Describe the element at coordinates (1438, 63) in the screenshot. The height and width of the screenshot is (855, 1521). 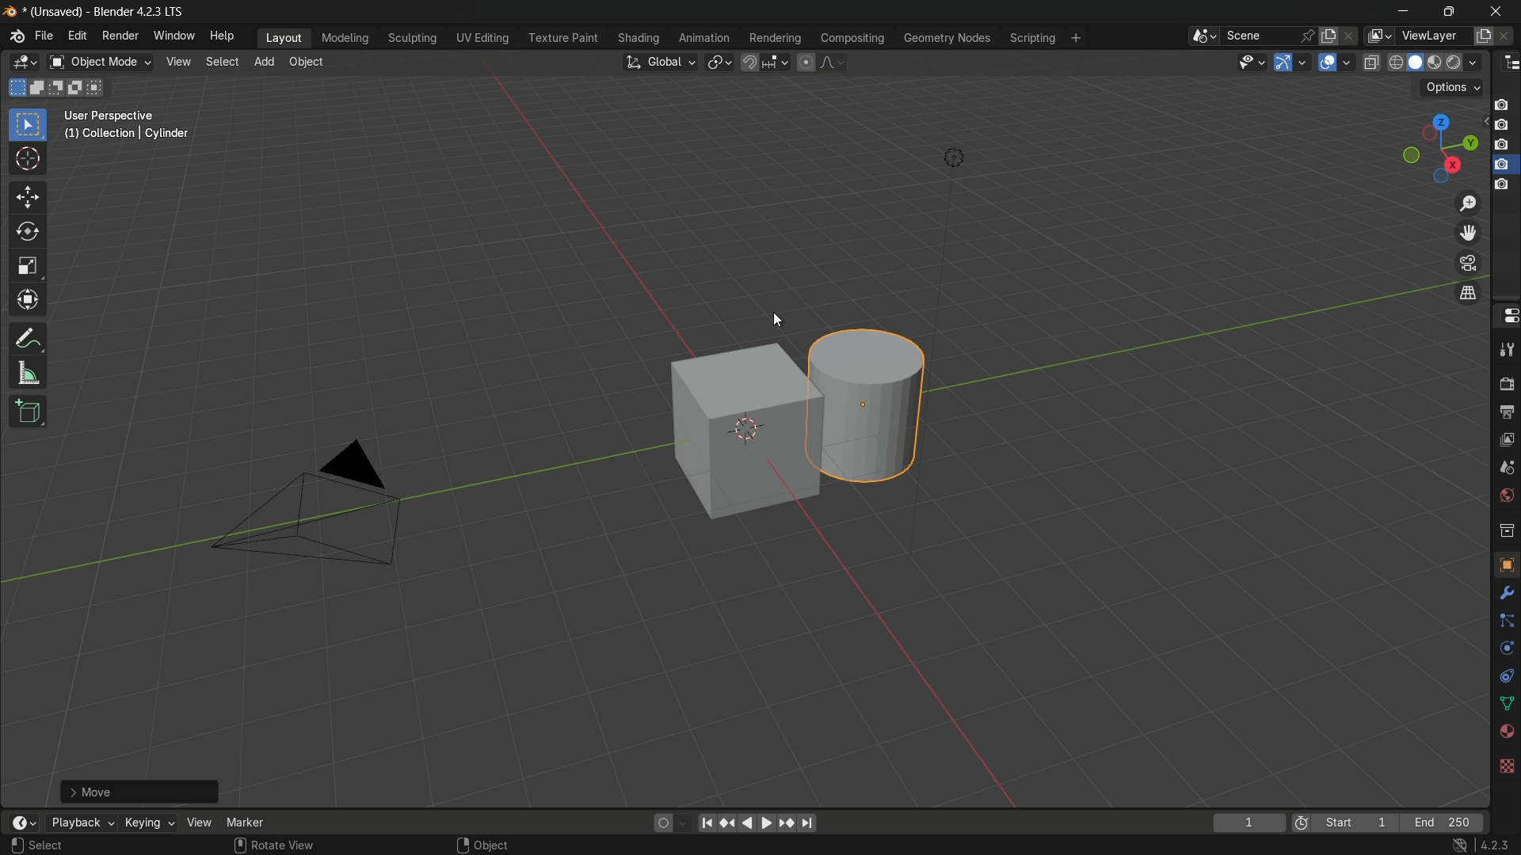
I see `material preview` at that location.